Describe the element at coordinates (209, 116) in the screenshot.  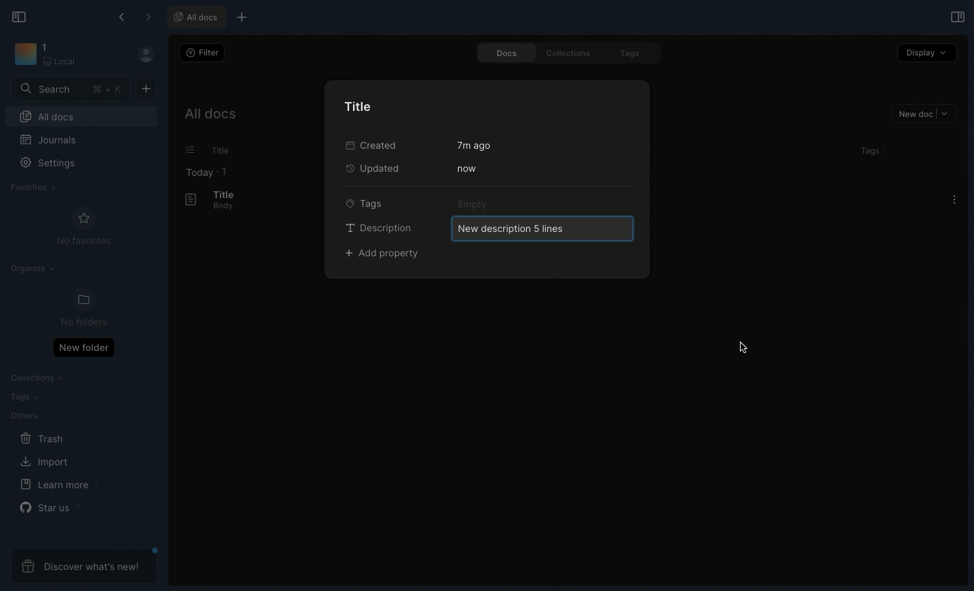
I see `All docs` at that location.